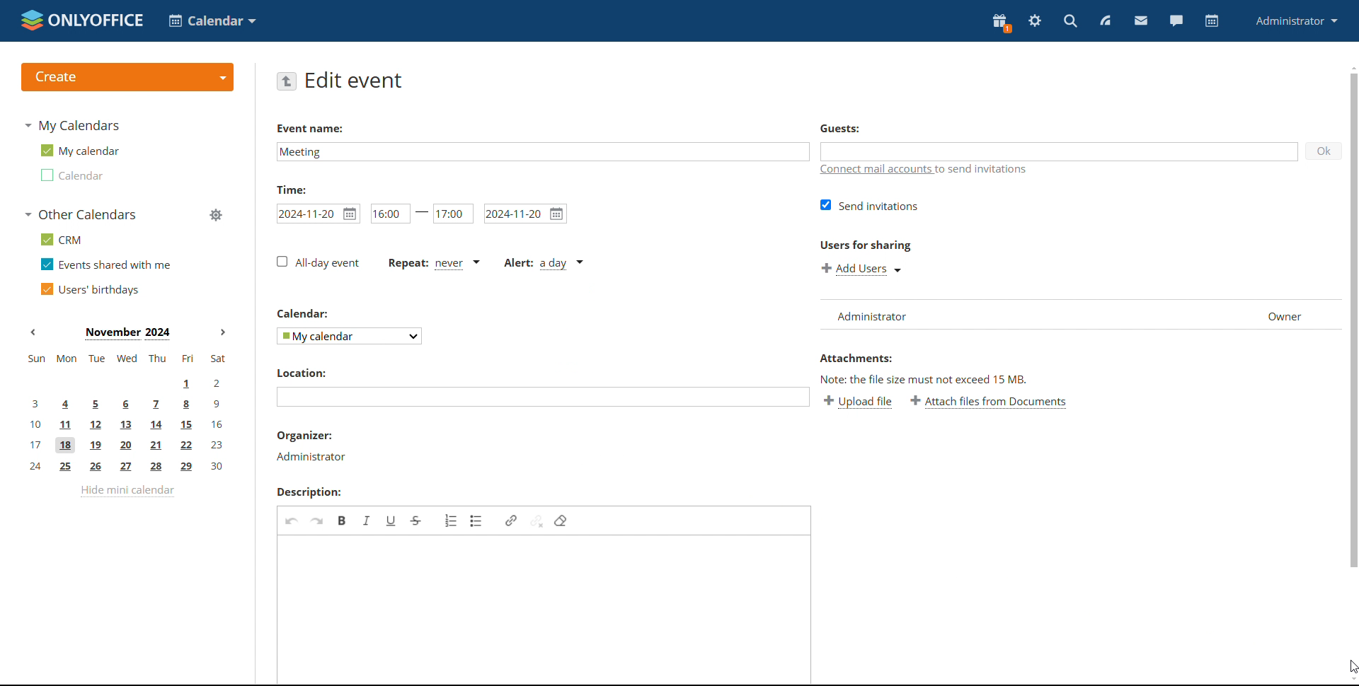 The image size is (1359, 686). What do you see at coordinates (433, 264) in the screenshot?
I see `event repetition` at bounding box center [433, 264].